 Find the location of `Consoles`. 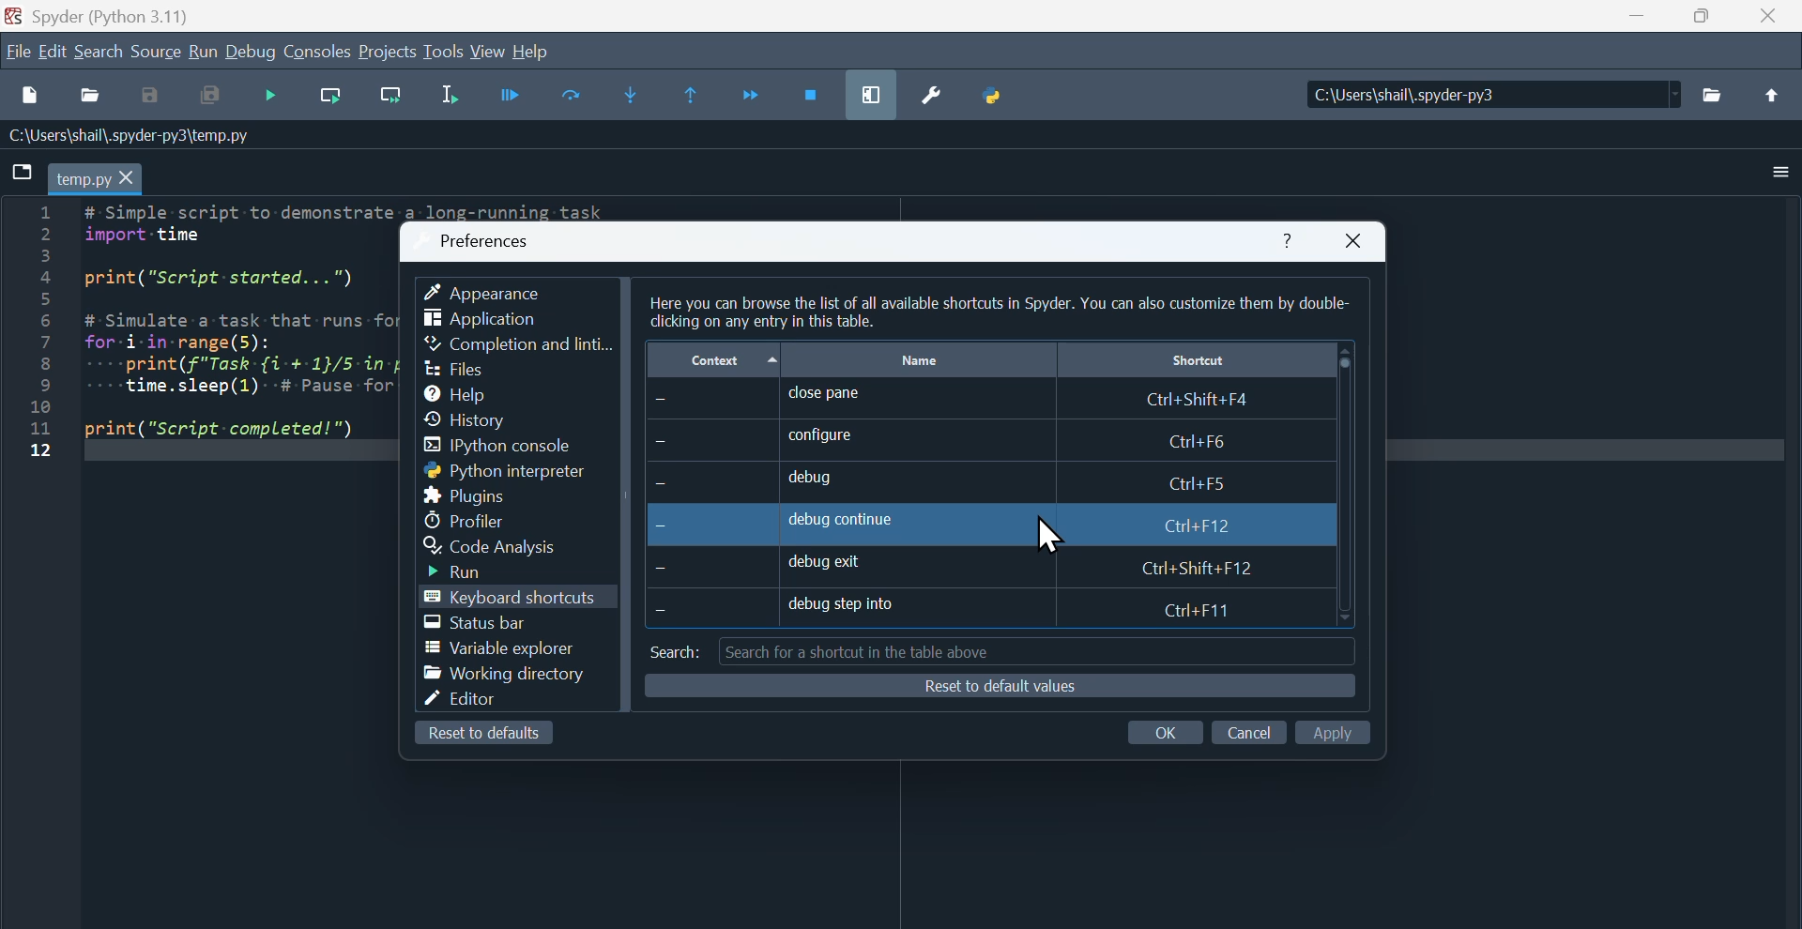

Consoles is located at coordinates (318, 51).